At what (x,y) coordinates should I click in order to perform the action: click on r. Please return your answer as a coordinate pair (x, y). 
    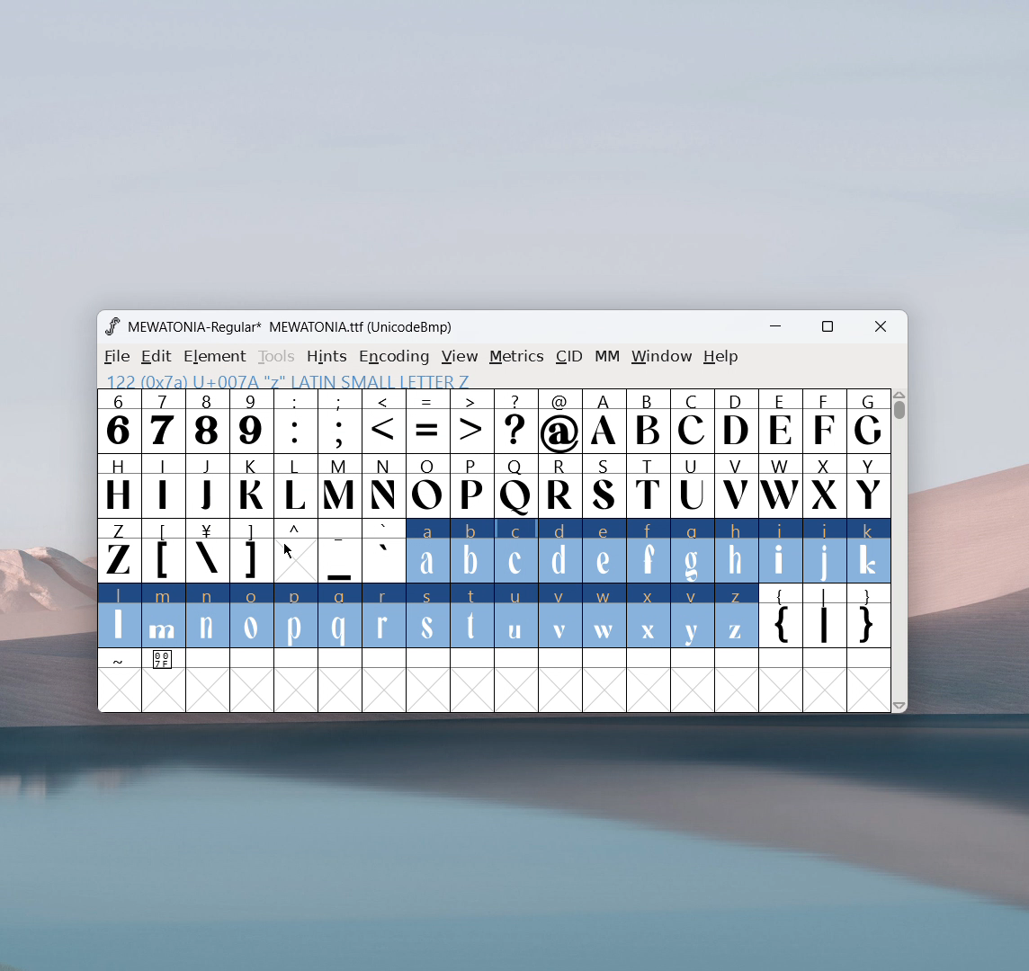
    Looking at the image, I should click on (383, 617).